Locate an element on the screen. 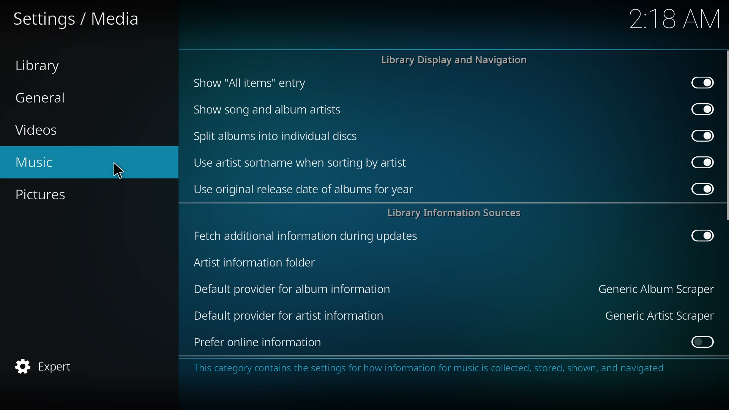  show all items entry is located at coordinates (249, 83).